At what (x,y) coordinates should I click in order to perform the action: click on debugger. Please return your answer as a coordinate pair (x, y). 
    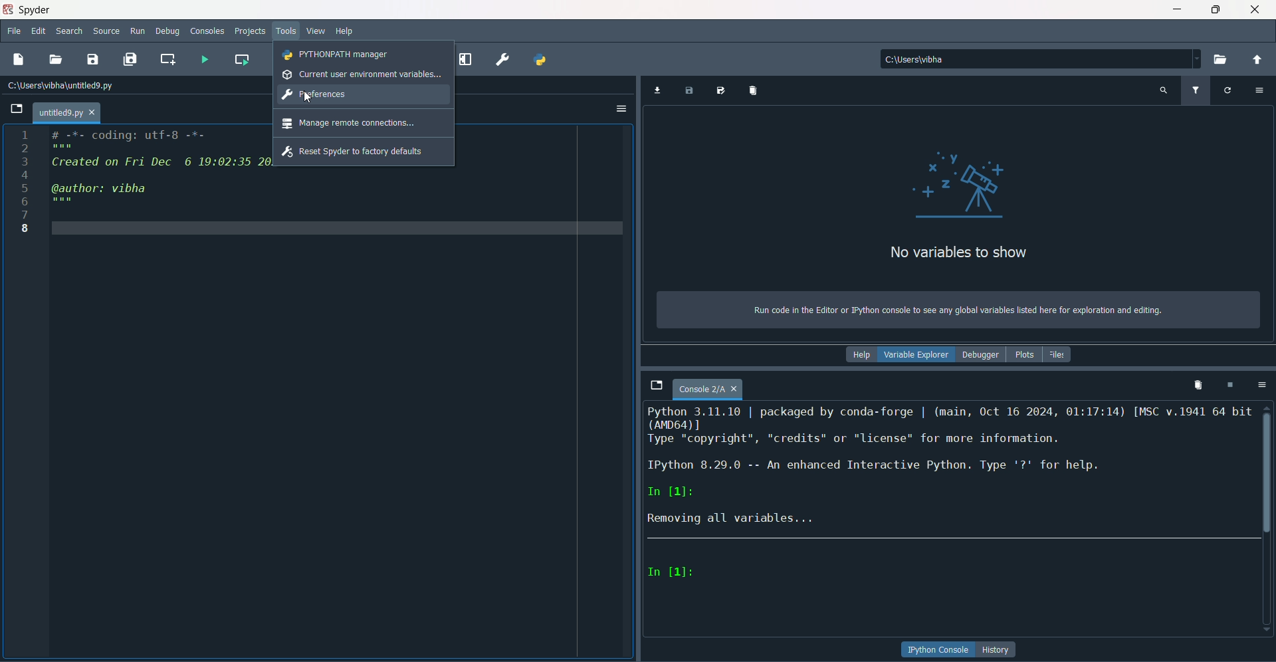
    Looking at the image, I should click on (980, 355).